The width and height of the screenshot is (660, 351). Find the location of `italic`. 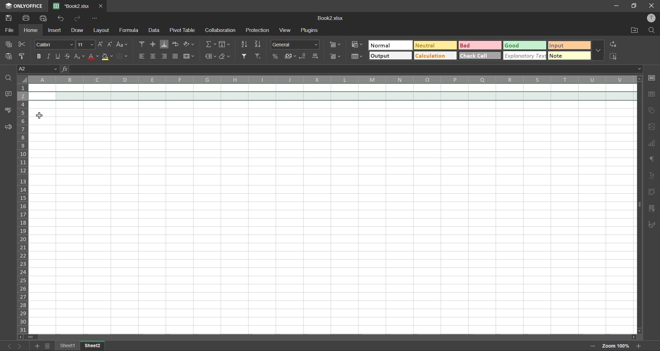

italic is located at coordinates (49, 55).